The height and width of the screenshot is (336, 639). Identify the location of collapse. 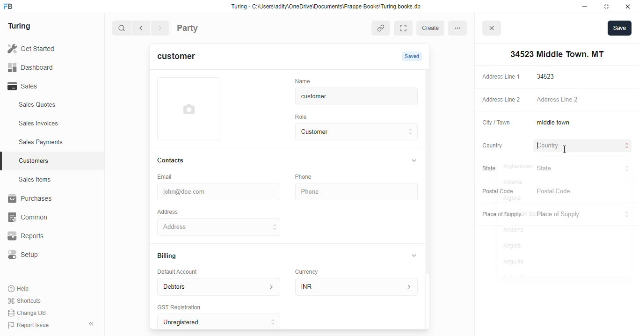
(413, 161).